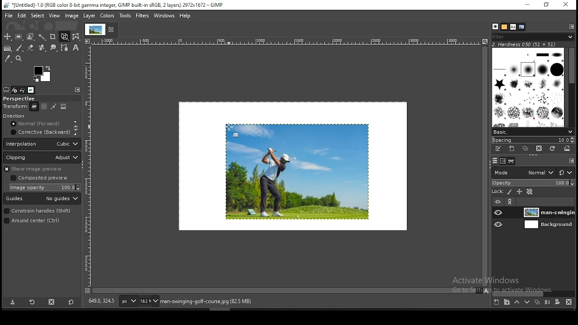 Image resolution: width=578 pixels, height=325 pixels. Describe the element at coordinates (547, 212) in the screenshot. I see `layer ` at that location.